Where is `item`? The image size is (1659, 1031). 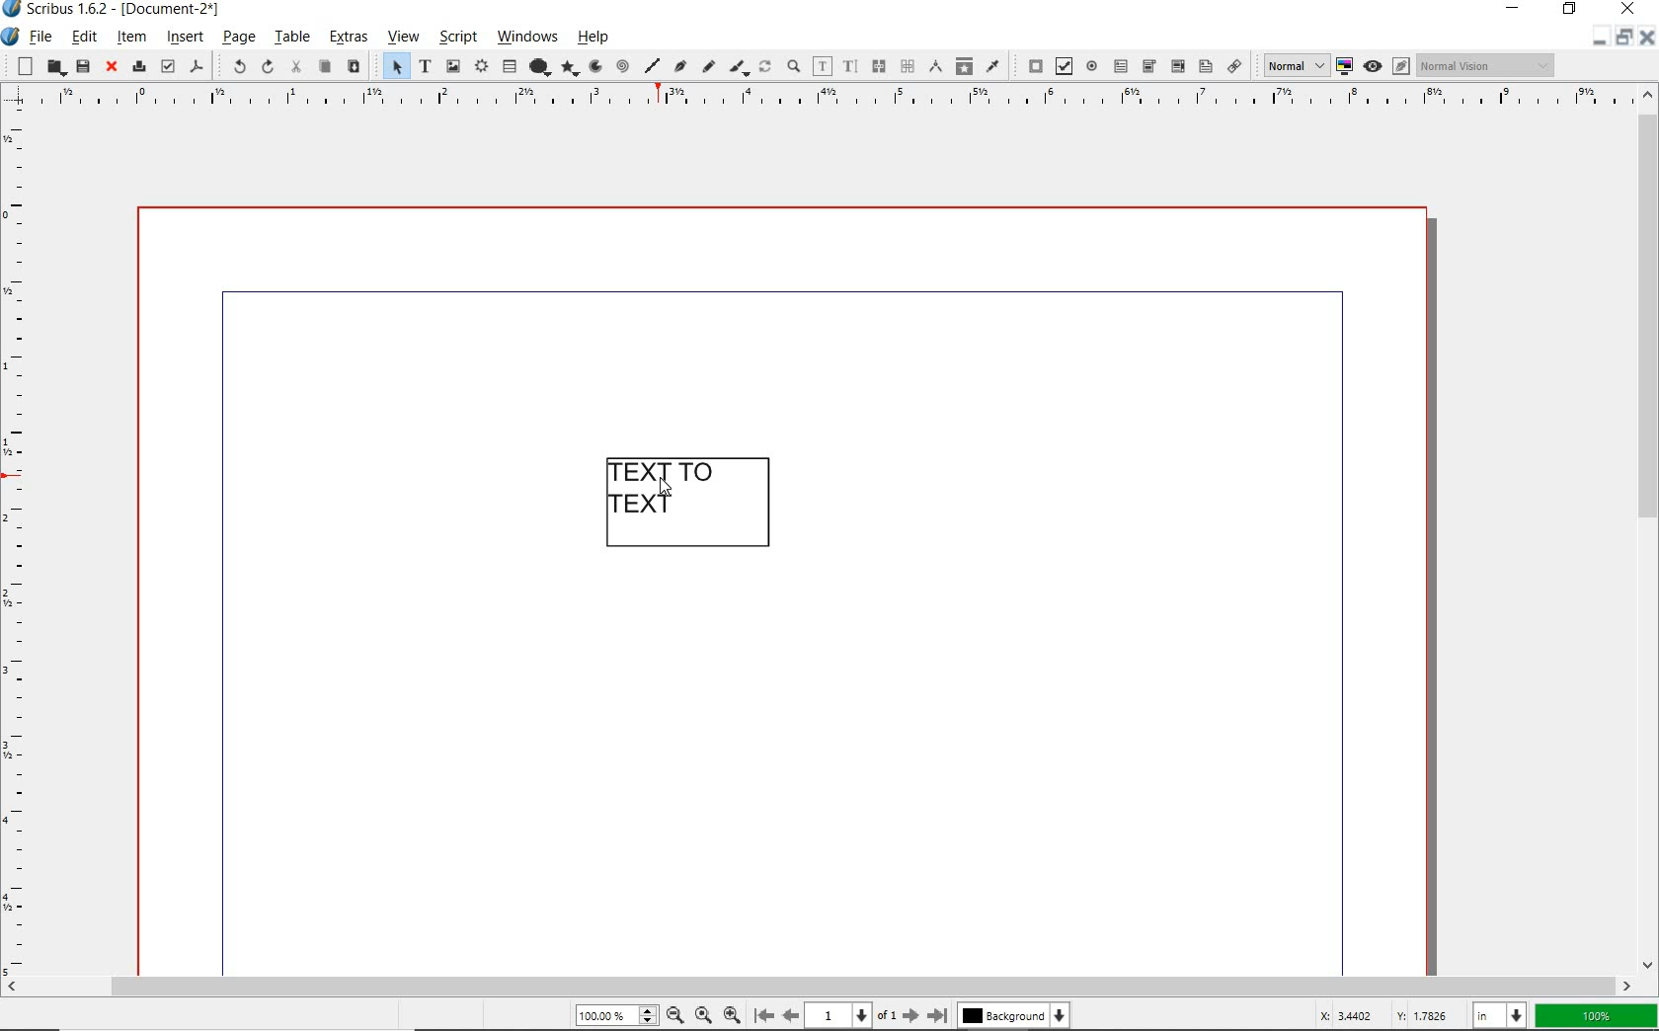 item is located at coordinates (129, 38).